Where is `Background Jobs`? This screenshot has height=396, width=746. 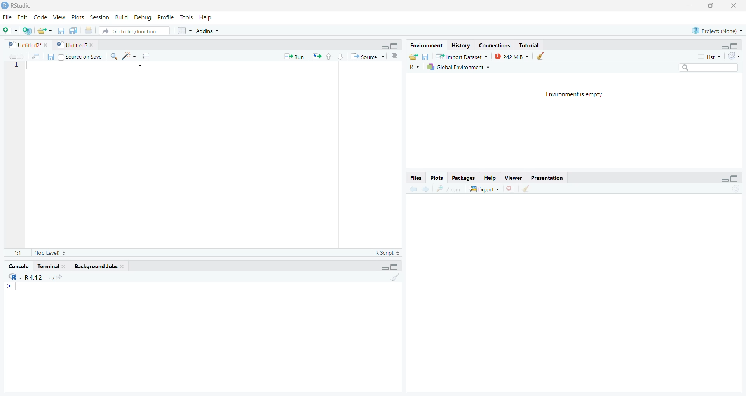 Background Jobs is located at coordinates (99, 266).